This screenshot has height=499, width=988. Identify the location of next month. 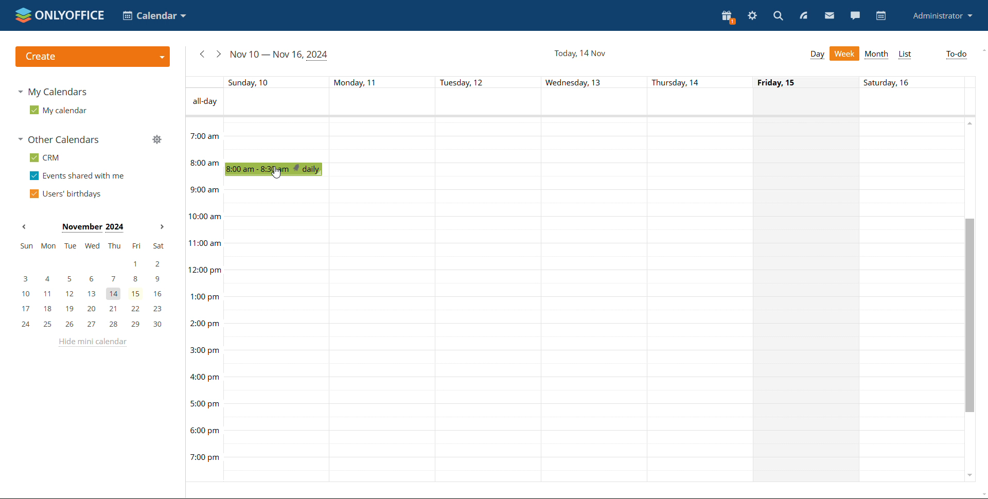
(161, 227).